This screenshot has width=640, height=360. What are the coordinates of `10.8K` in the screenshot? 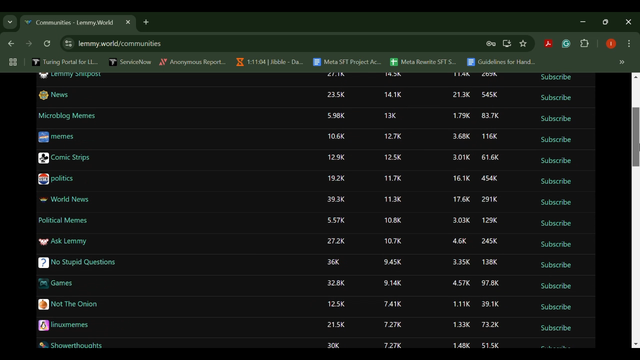 It's located at (391, 219).